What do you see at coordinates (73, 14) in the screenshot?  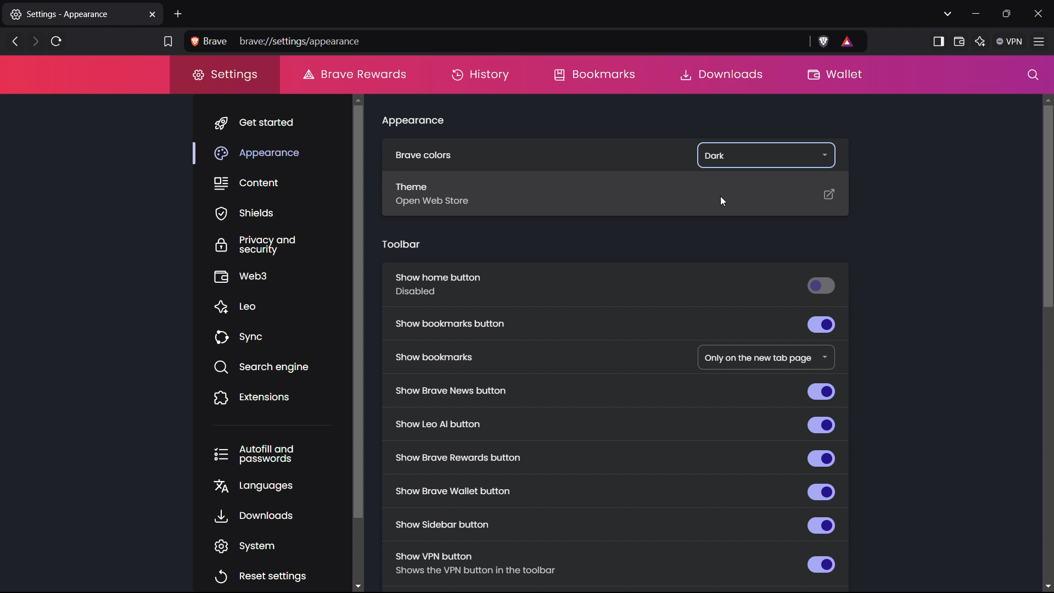 I see `Settings - Appearance` at bounding box center [73, 14].